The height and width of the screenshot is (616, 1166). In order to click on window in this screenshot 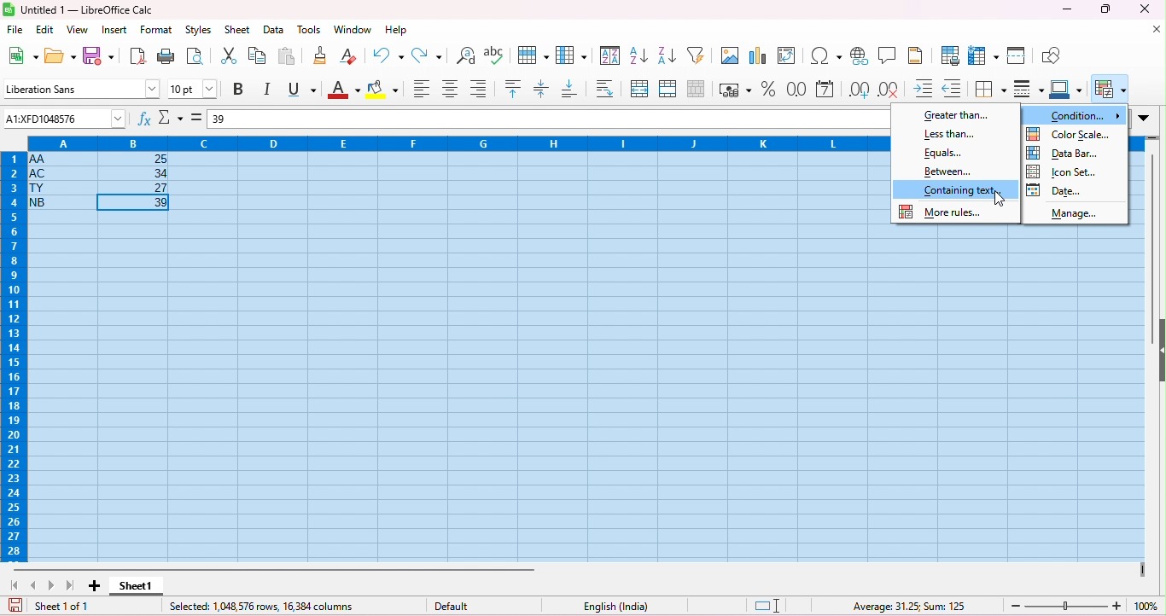, I will do `click(353, 30)`.